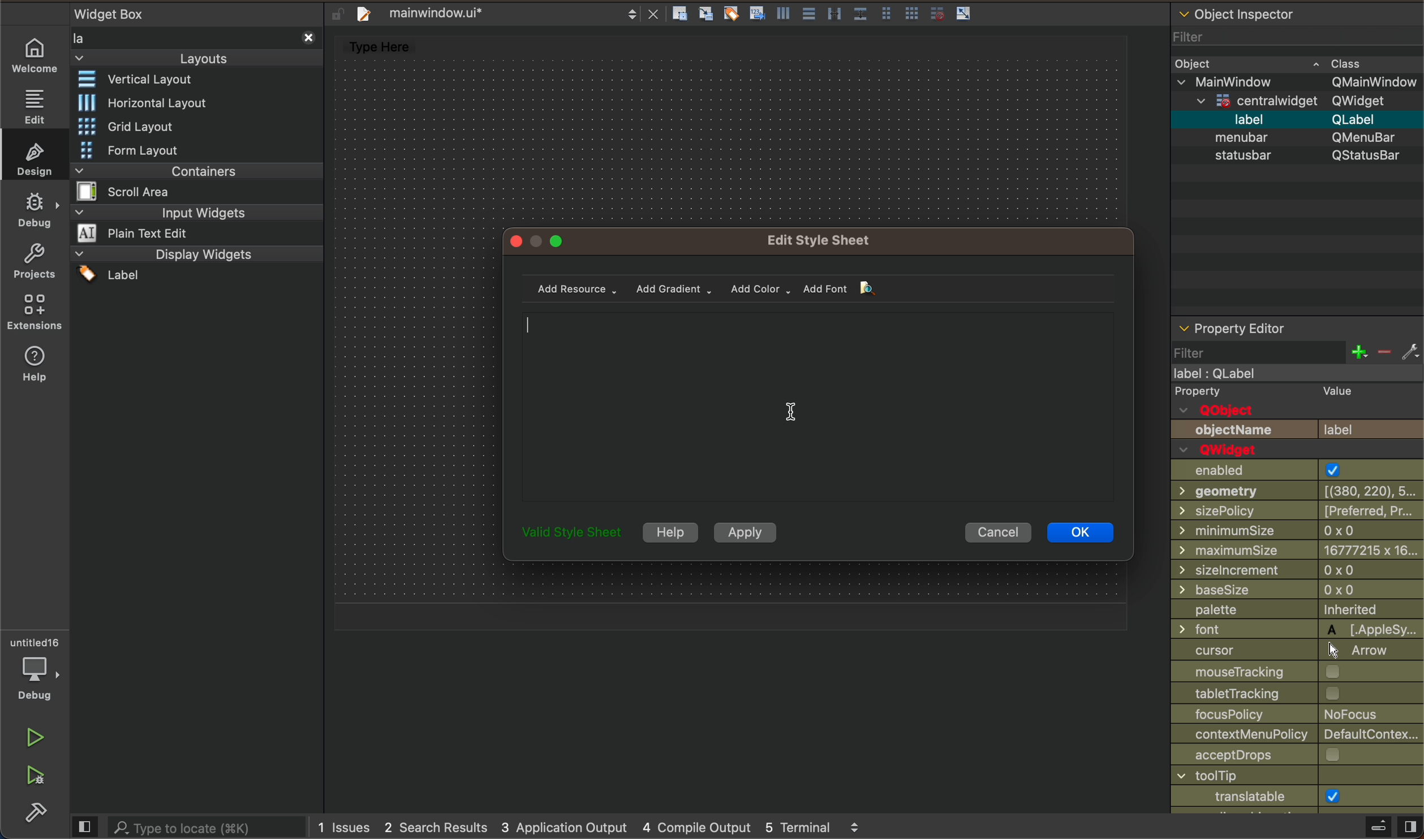 This screenshot has width=1424, height=839. Describe the element at coordinates (675, 291) in the screenshot. I see `Gradients ` at that location.